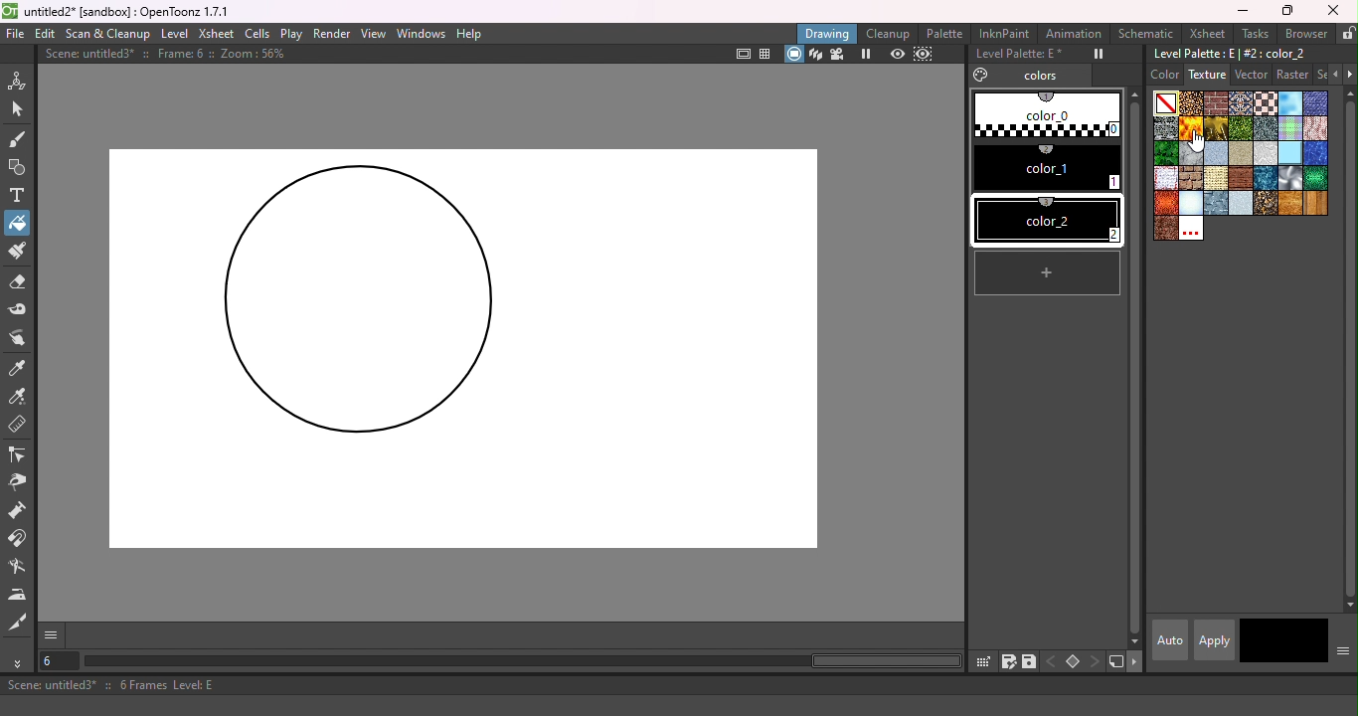  Describe the element at coordinates (1192, 203) in the screenshot. I see `snow.bmp` at that location.